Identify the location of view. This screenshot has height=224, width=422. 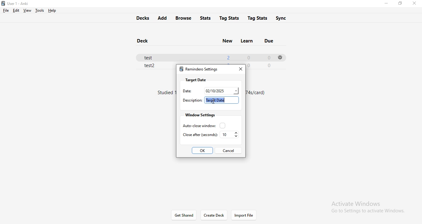
(27, 10).